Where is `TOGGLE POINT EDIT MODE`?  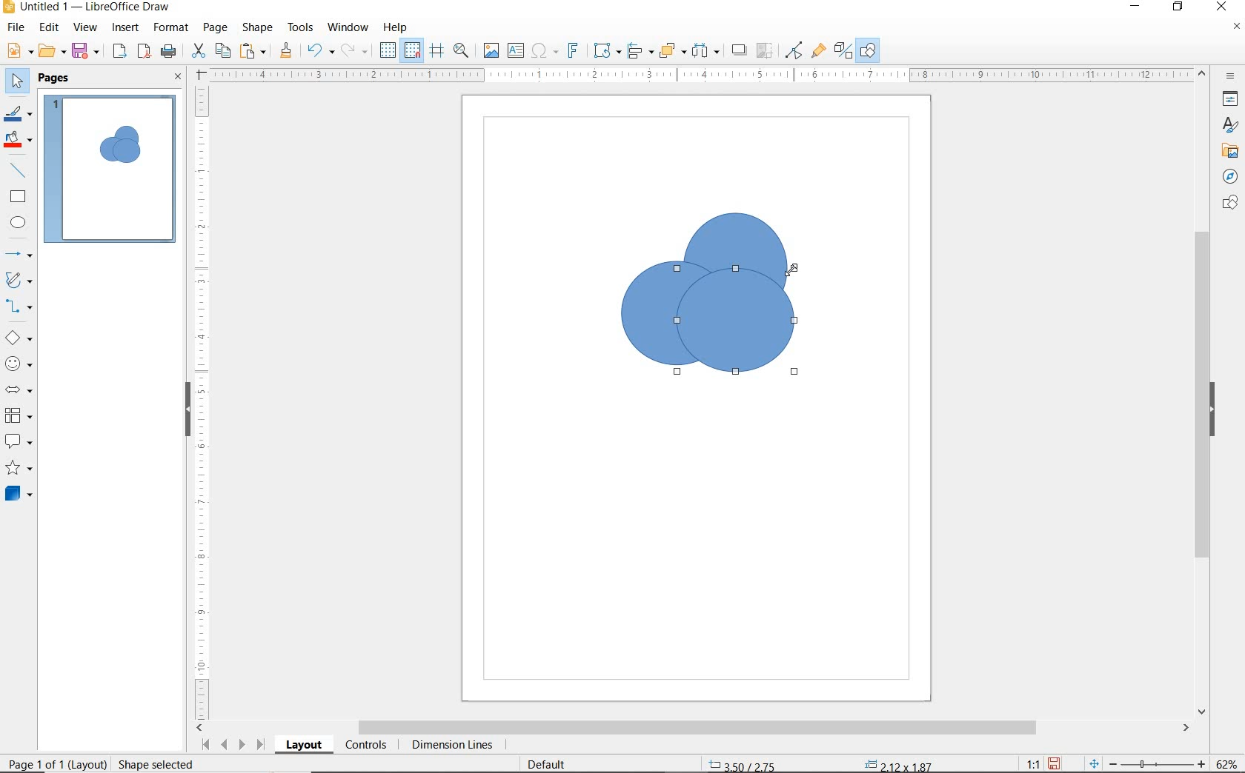
TOGGLE POINT EDIT MODE is located at coordinates (794, 50).